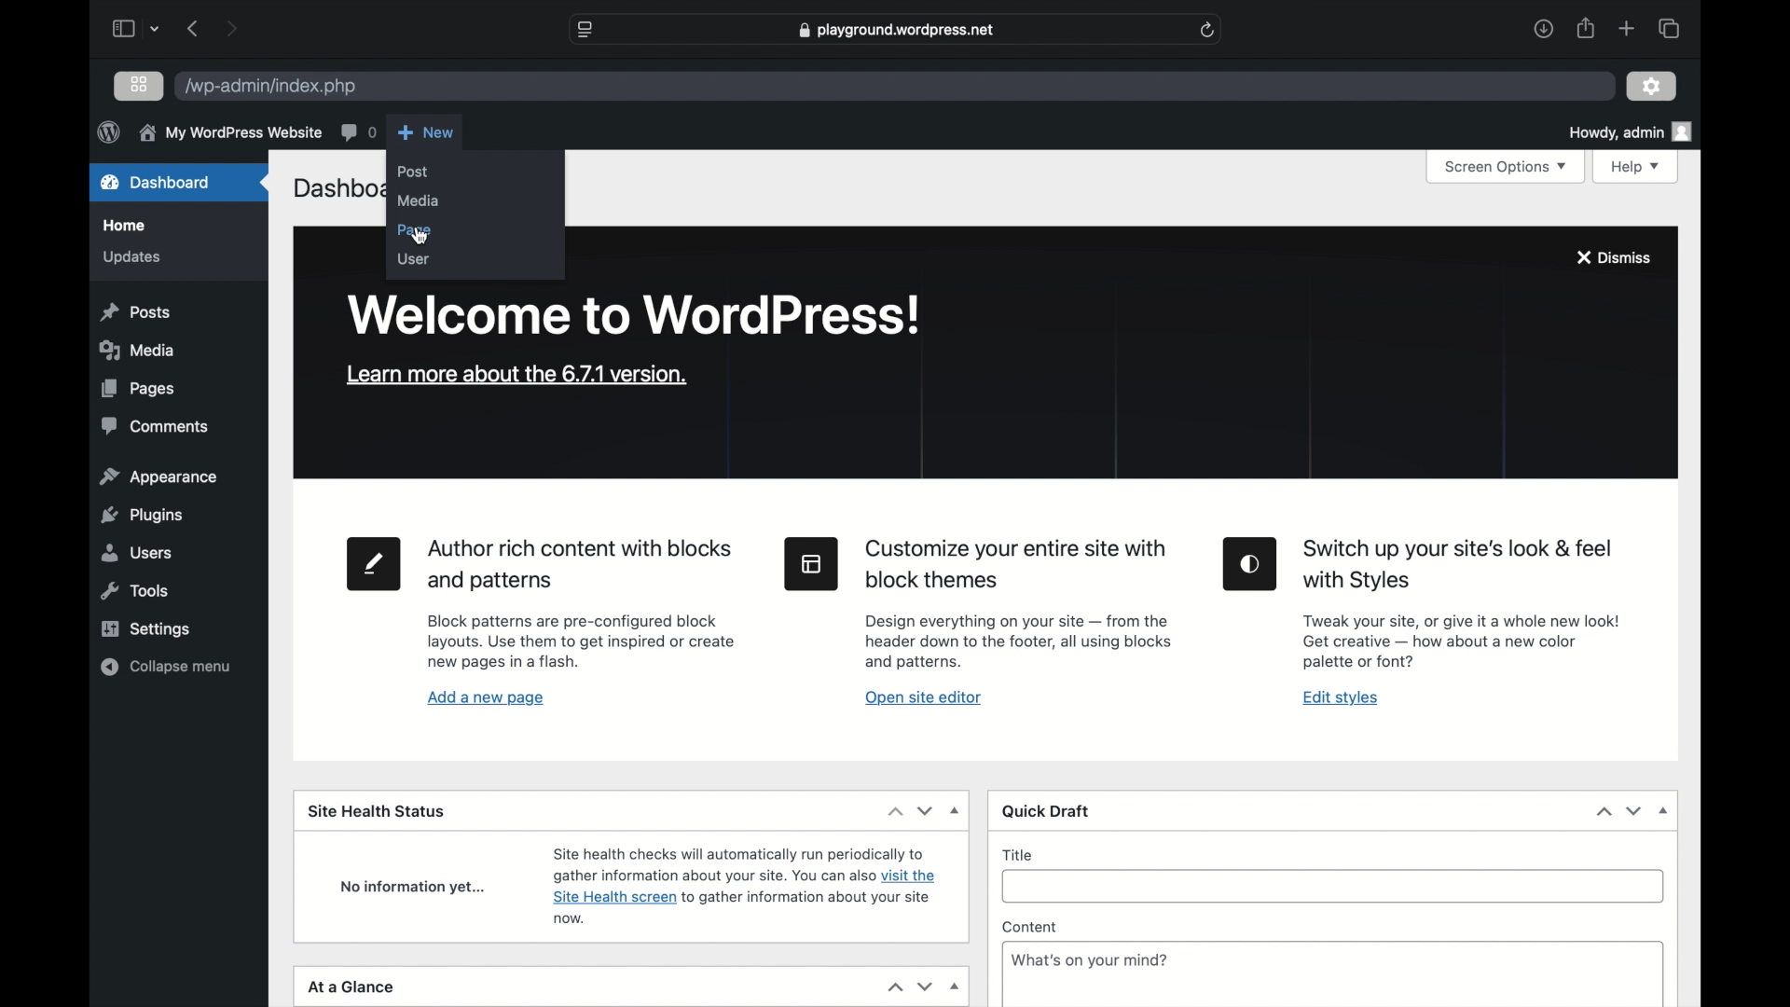 This screenshot has height=1007, width=1790. I want to click on media, so click(136, 350).